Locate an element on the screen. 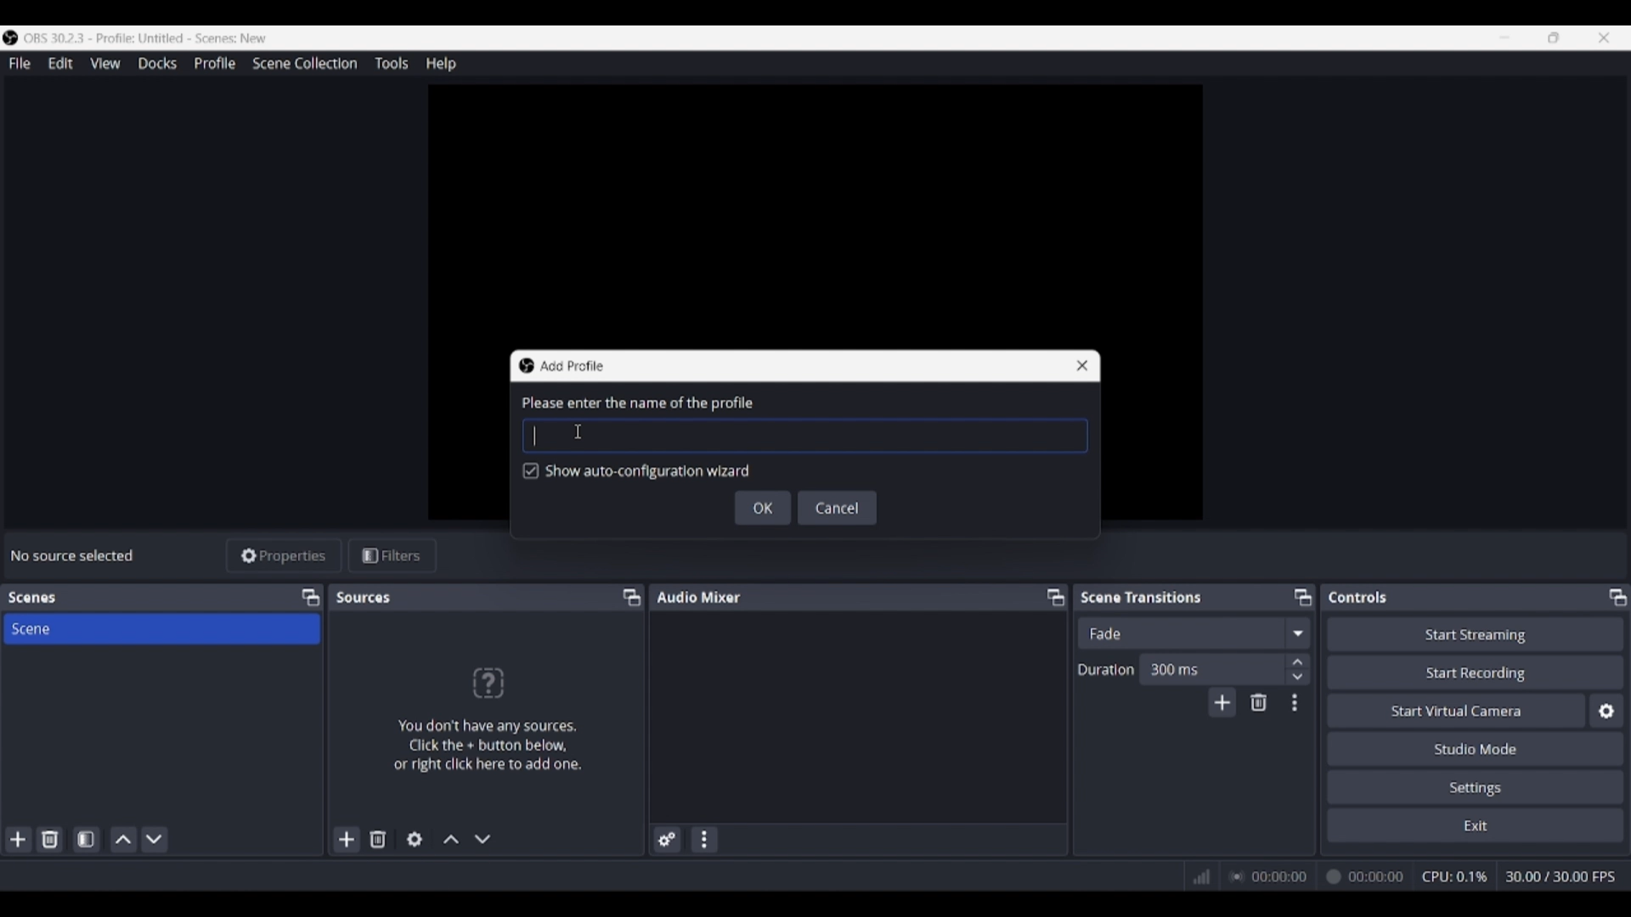 The height and width of the screenshot is (917, 1631). Properties is located at coordinates (285, 556).